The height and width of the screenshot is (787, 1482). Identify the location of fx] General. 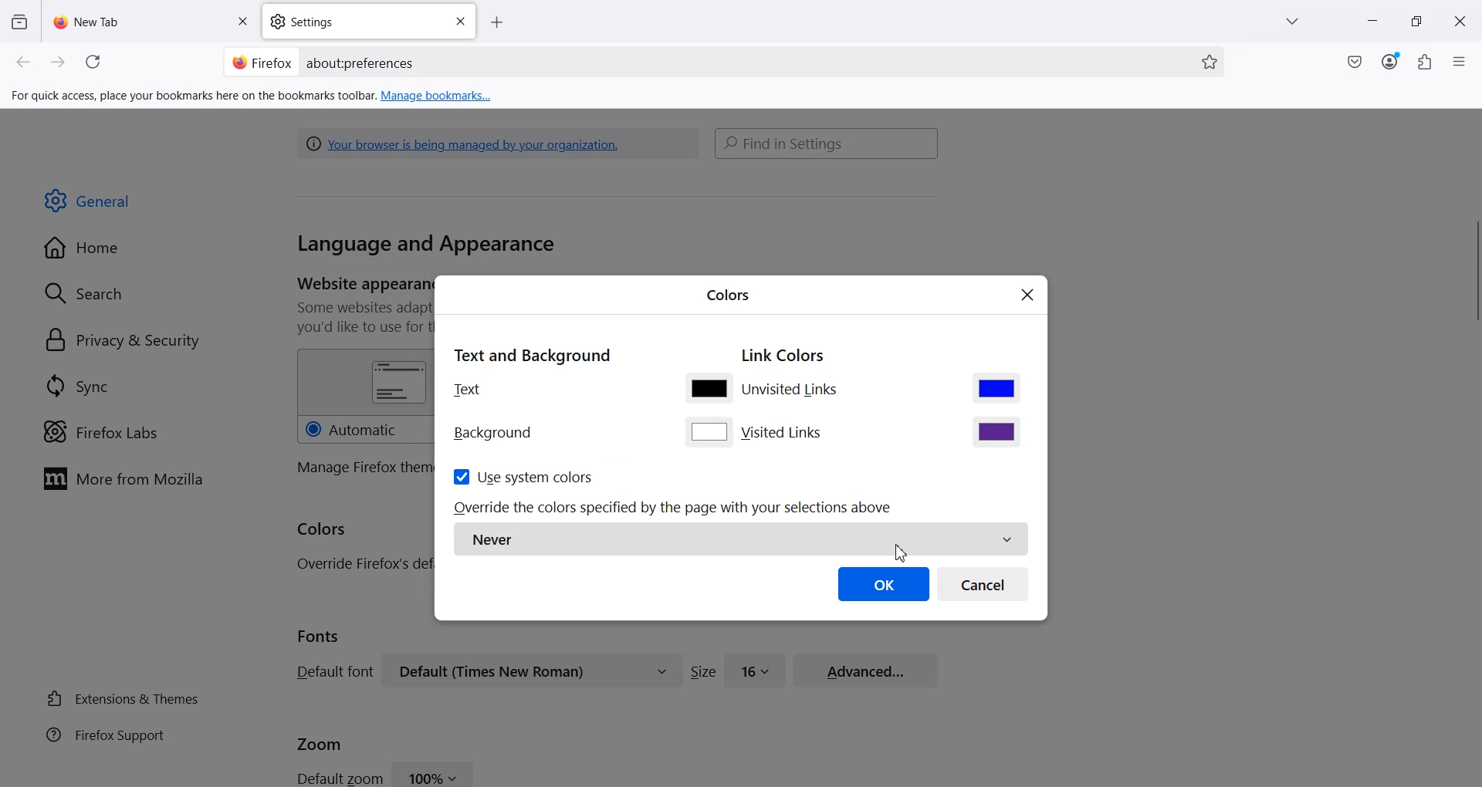
(88, 201).